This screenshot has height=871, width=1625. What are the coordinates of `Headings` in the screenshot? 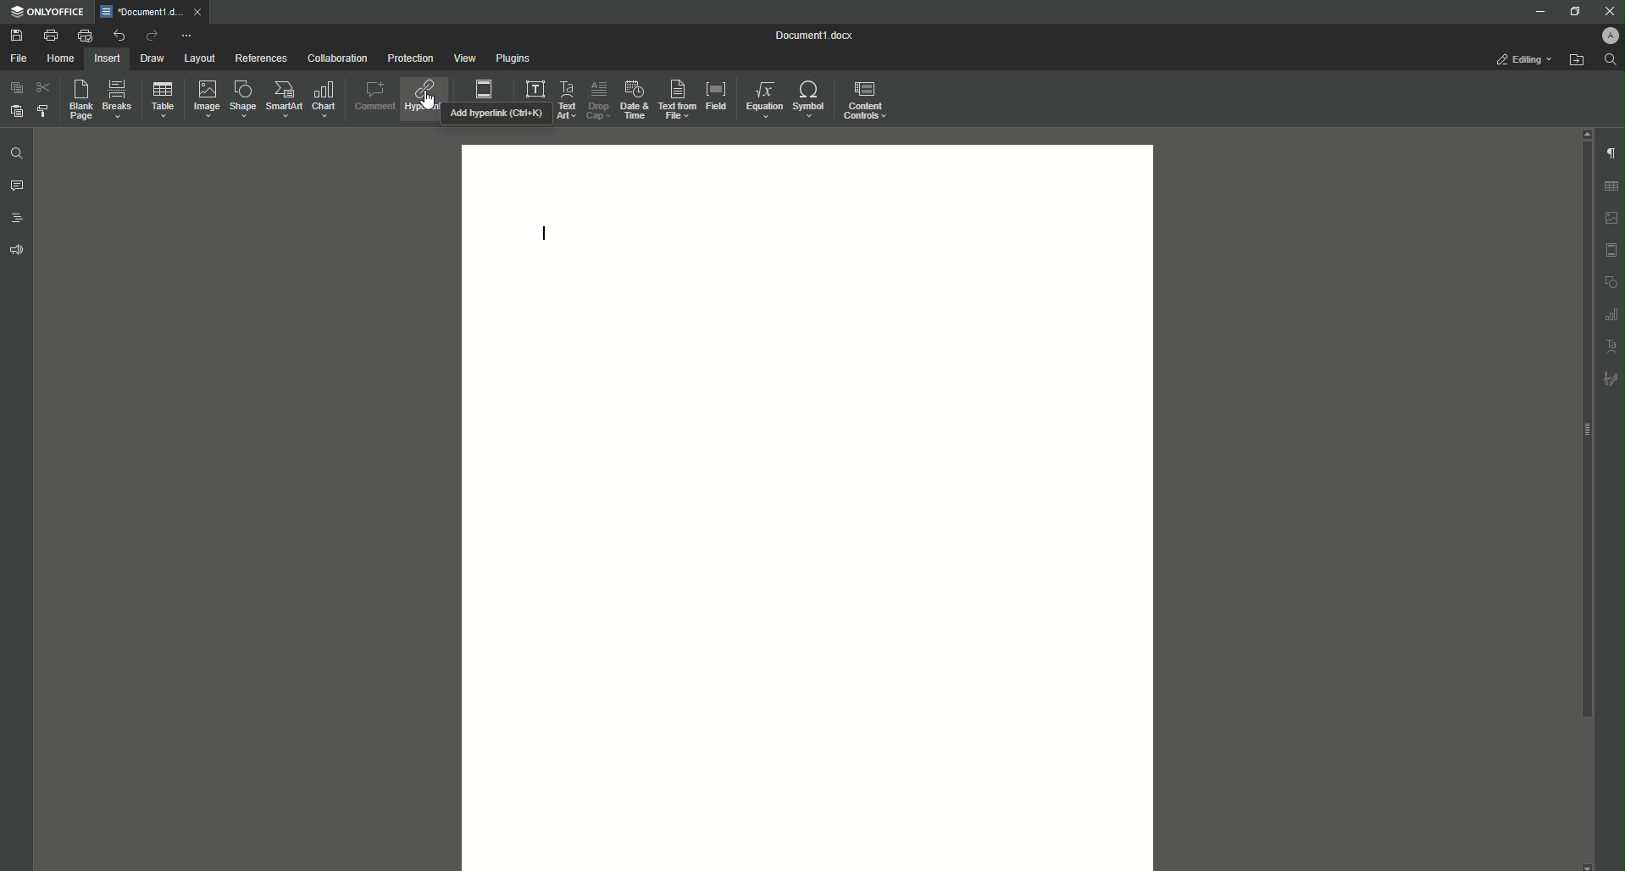 It's located at (17, 219).